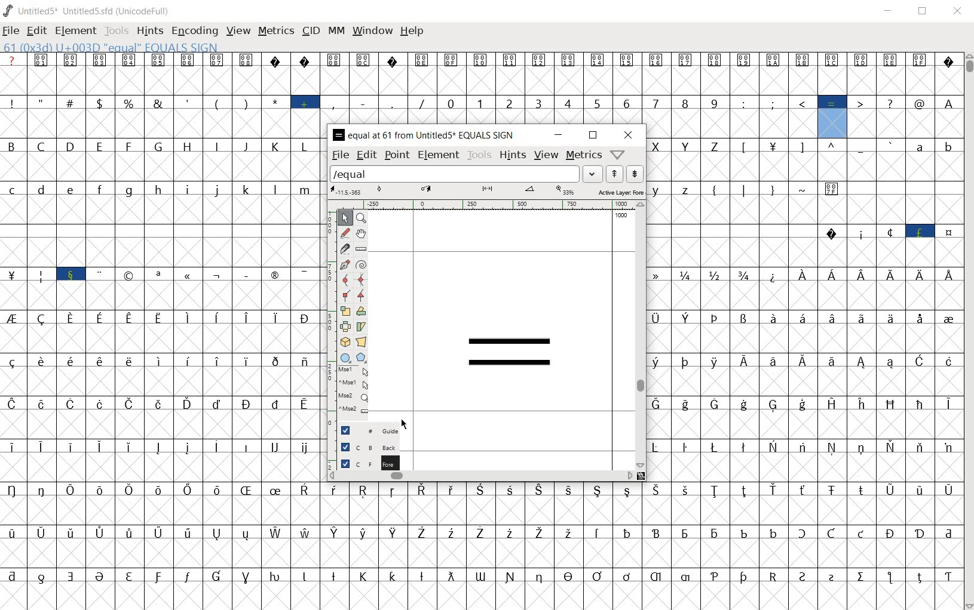  What do you see at coordinates (362, 279) in the screenshot?
I see `add a curve point always either horizontal or vertical` at bounding box center [362, 279].